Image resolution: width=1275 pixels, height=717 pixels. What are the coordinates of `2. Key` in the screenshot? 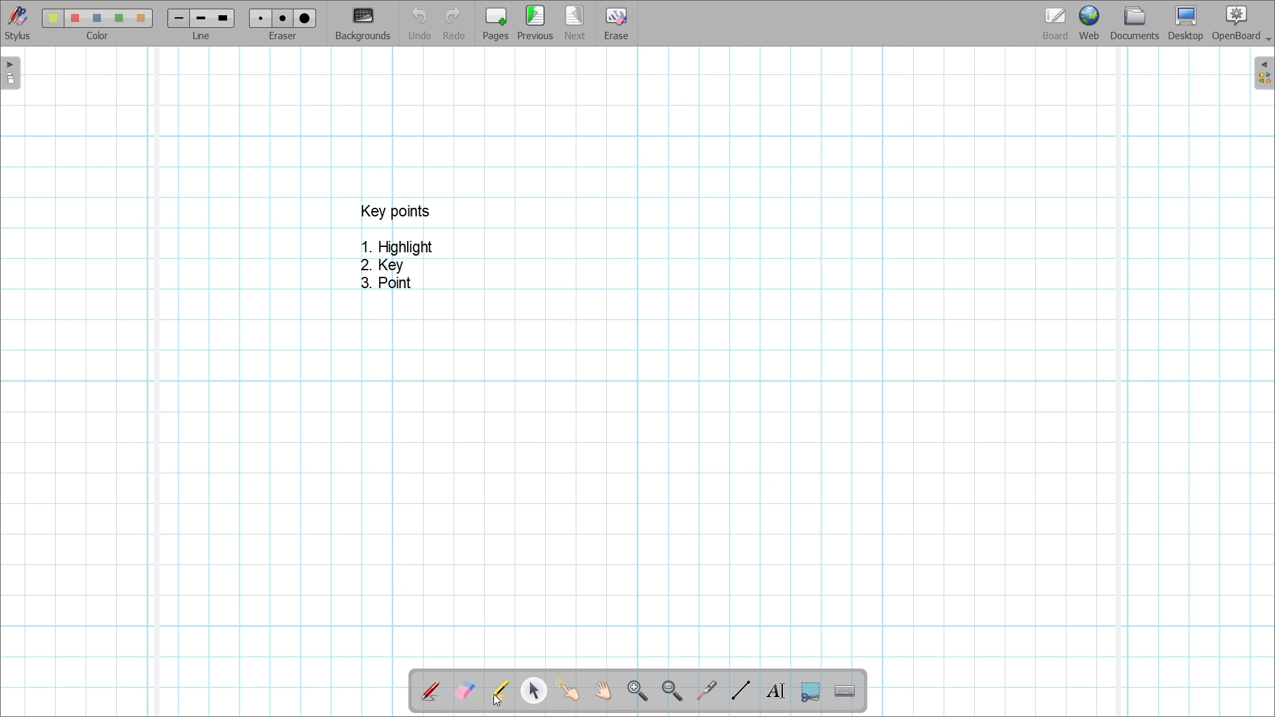 It's located at (384, 266).